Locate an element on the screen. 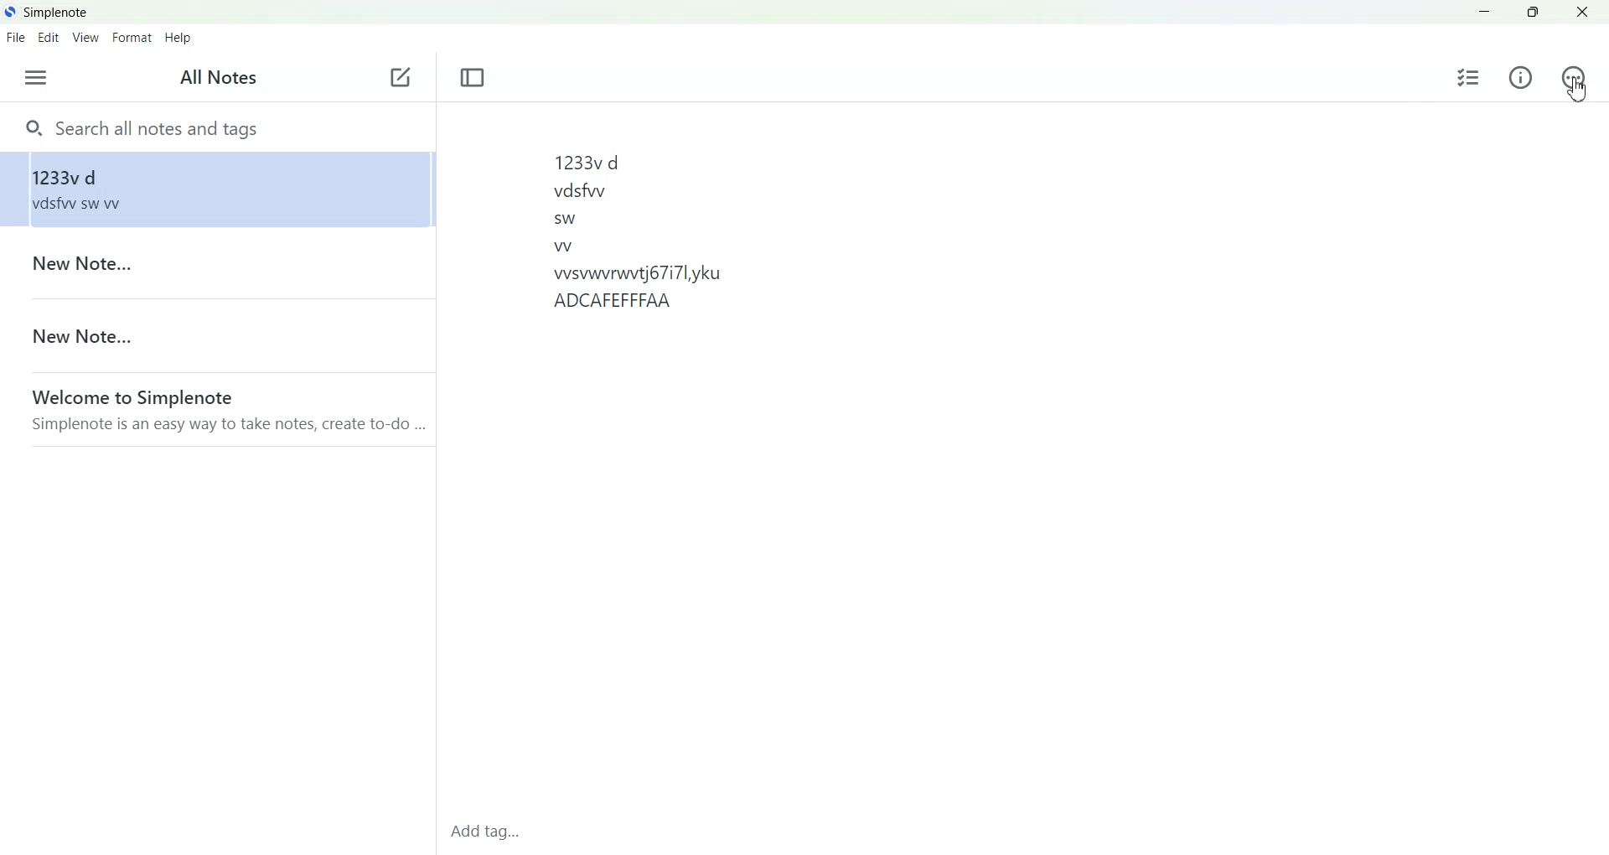 The height and width of the screenshot is (855, 1609). Format is located at coordinates (133, 37).